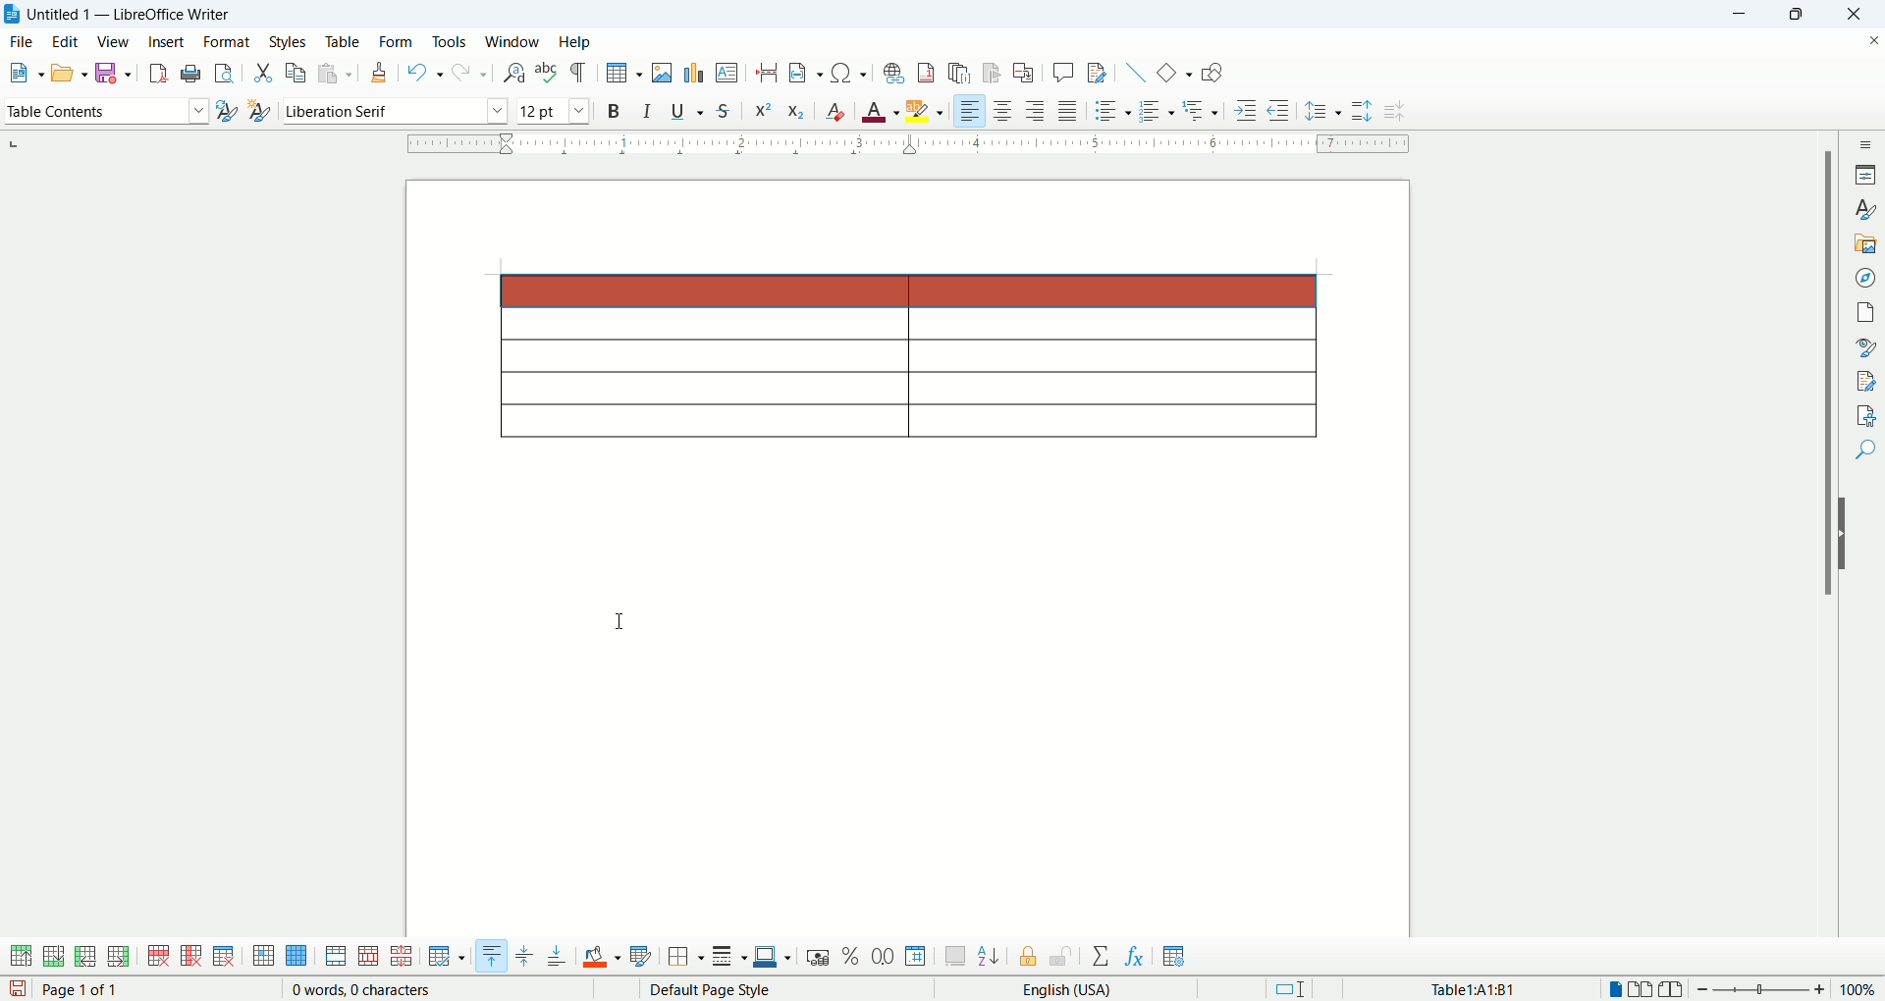  Describe the element at coordinates (1866, 415) in the screenshot. I see `accessibility check` at that location.